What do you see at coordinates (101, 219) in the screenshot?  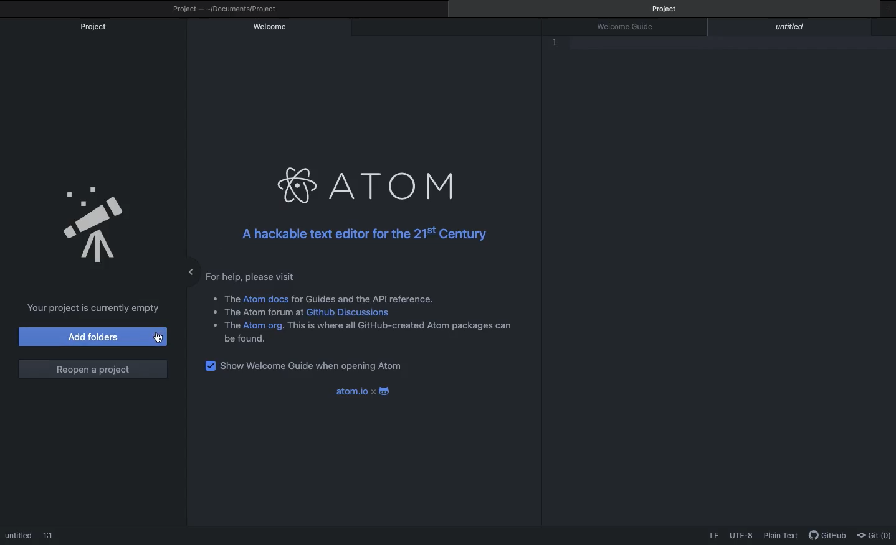 I see `Emblem` at bounding box center [101, 219].